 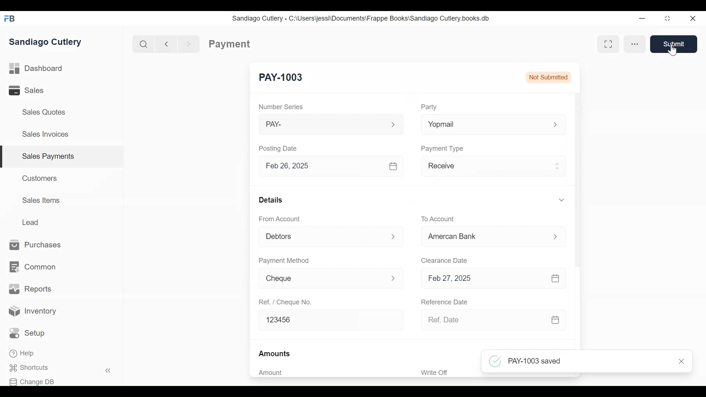 What do you see at coordinates (642, 19) in the screenshot?
I see `Minimize` at bounding box center [642, 19].